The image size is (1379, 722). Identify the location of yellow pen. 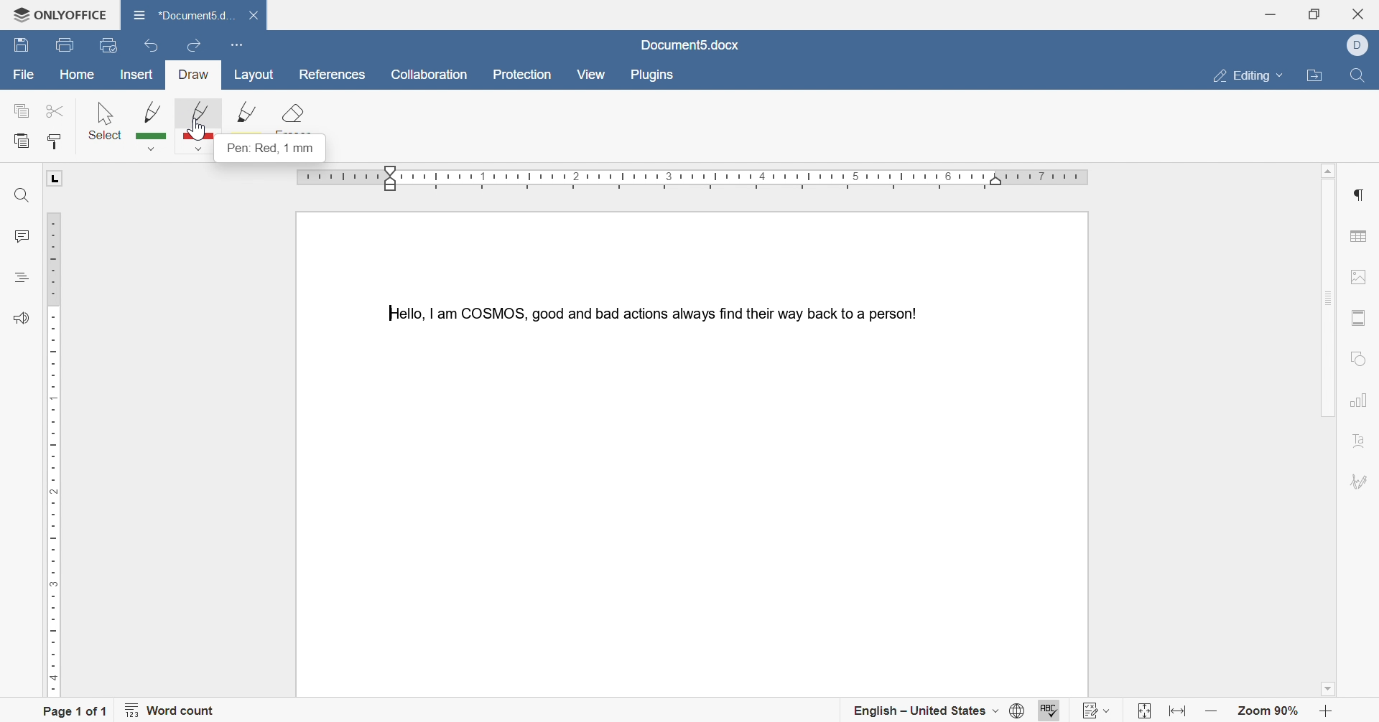
(247, 118).